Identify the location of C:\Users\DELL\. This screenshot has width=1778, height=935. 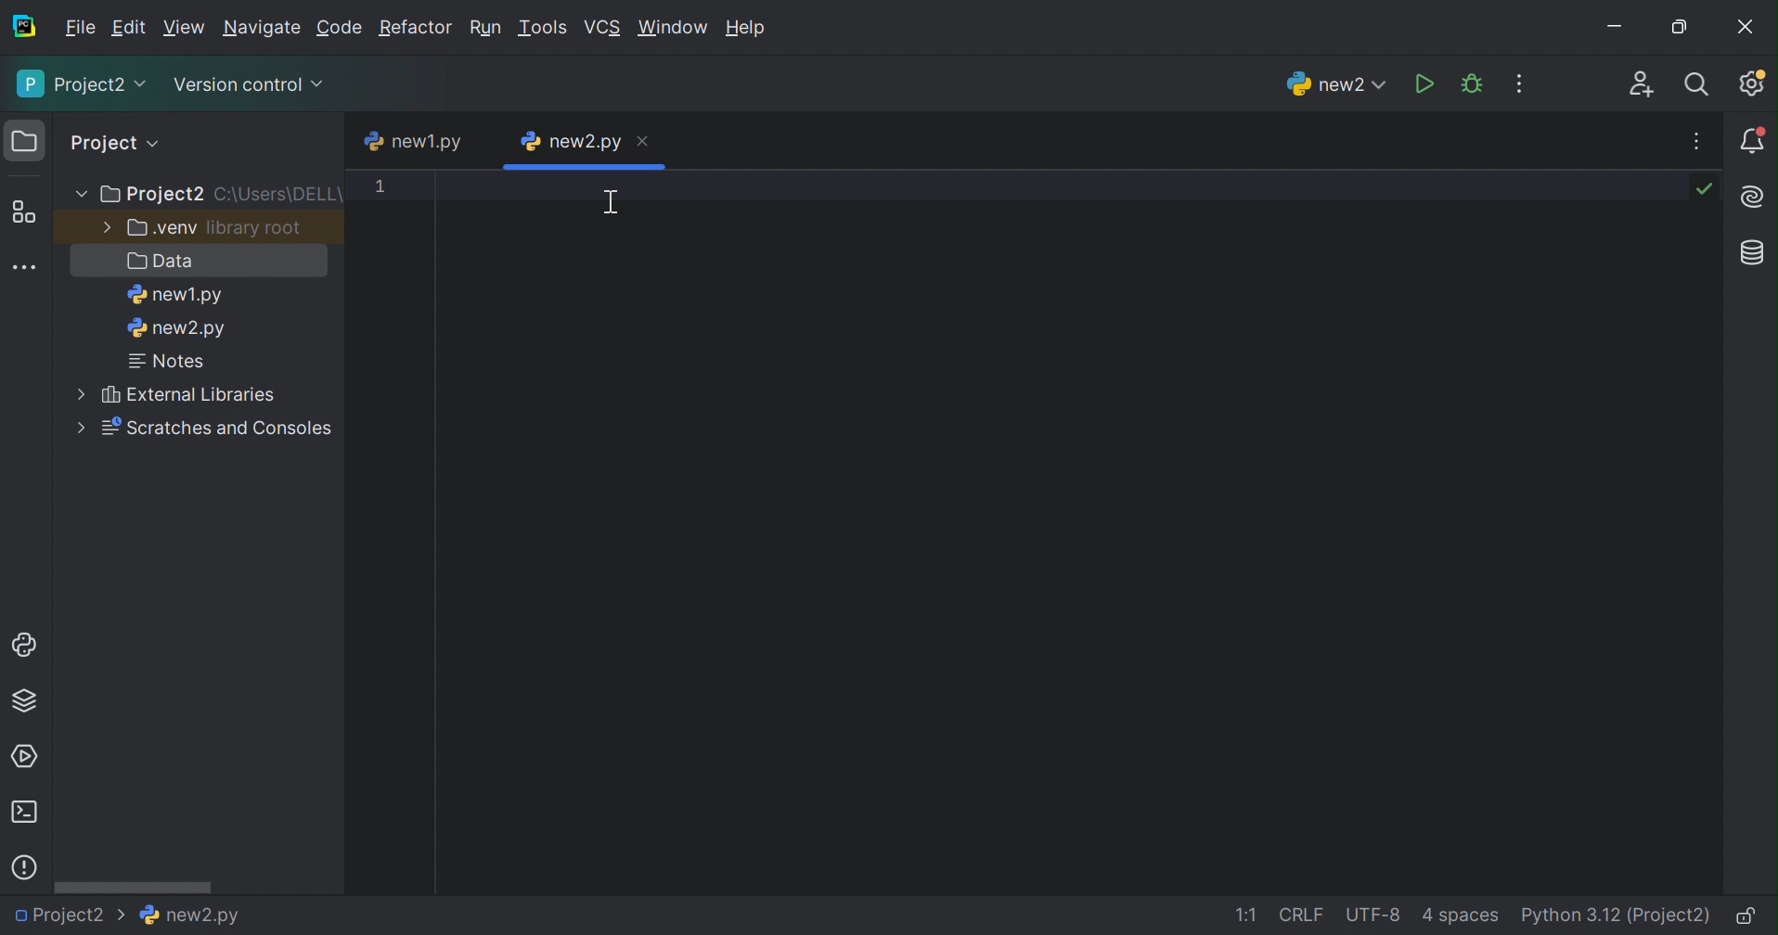
(280, 196).